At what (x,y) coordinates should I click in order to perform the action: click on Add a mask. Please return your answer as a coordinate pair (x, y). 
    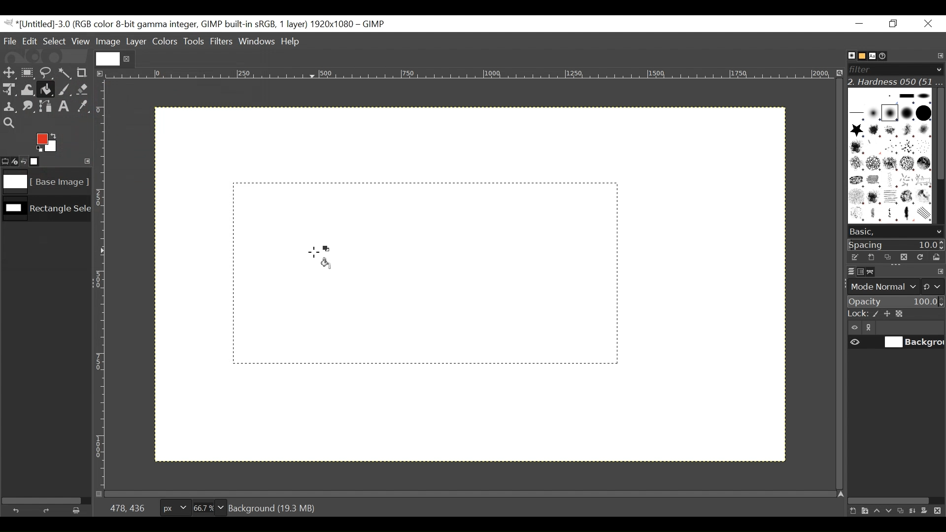
    Looking at the image, I should click on (927, 512).